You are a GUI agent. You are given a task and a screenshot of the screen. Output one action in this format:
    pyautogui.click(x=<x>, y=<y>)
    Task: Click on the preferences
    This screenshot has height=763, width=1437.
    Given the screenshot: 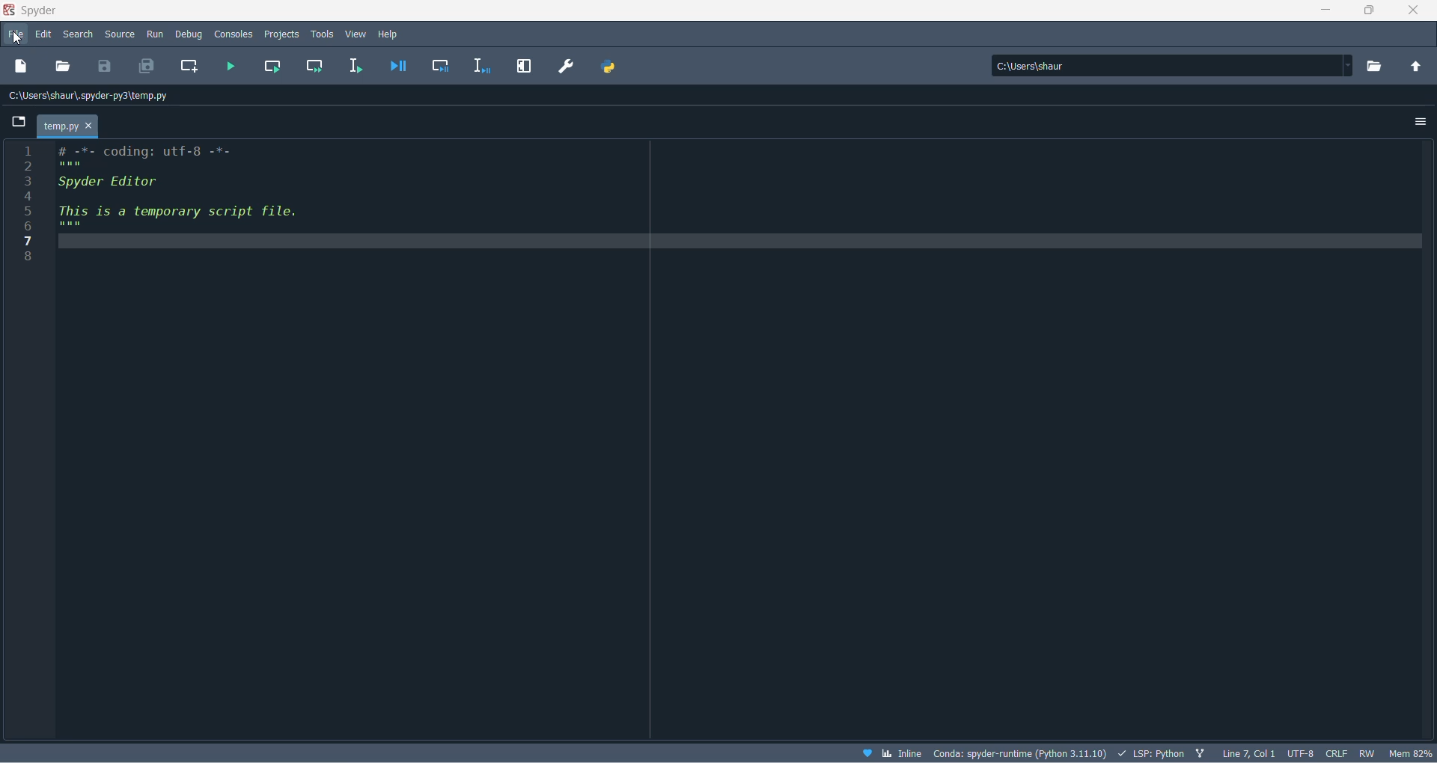 What is the action you would take?
    pyautogui.click(x=565, y=67)
    